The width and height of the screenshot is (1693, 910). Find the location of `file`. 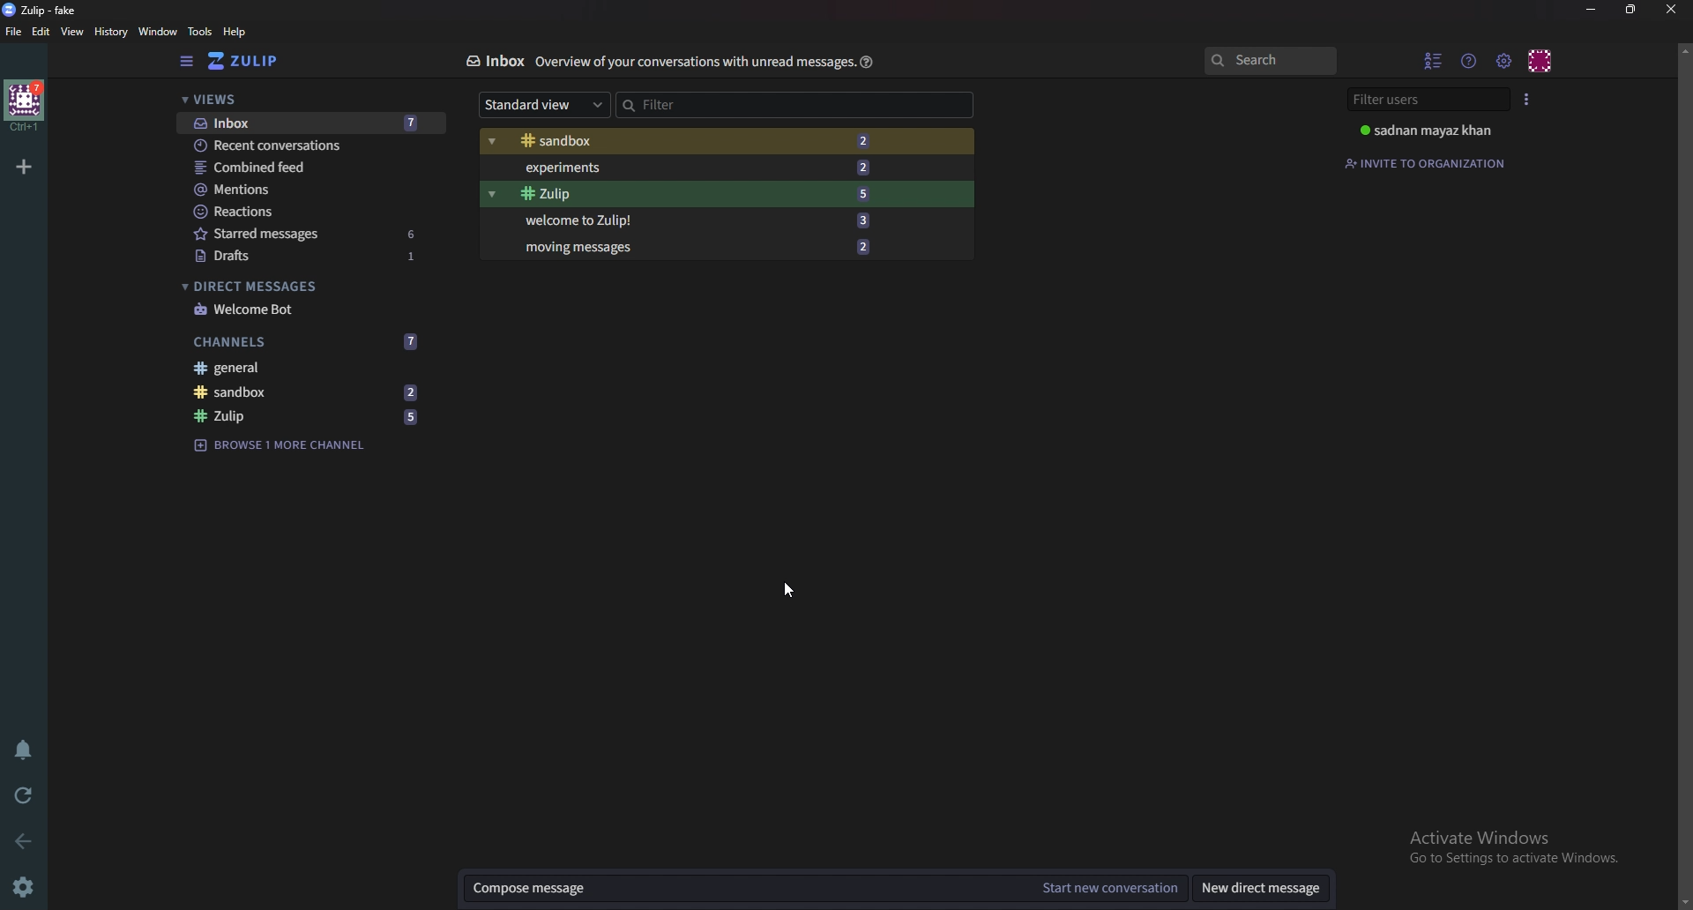

file is located at coordinates (14, 32).